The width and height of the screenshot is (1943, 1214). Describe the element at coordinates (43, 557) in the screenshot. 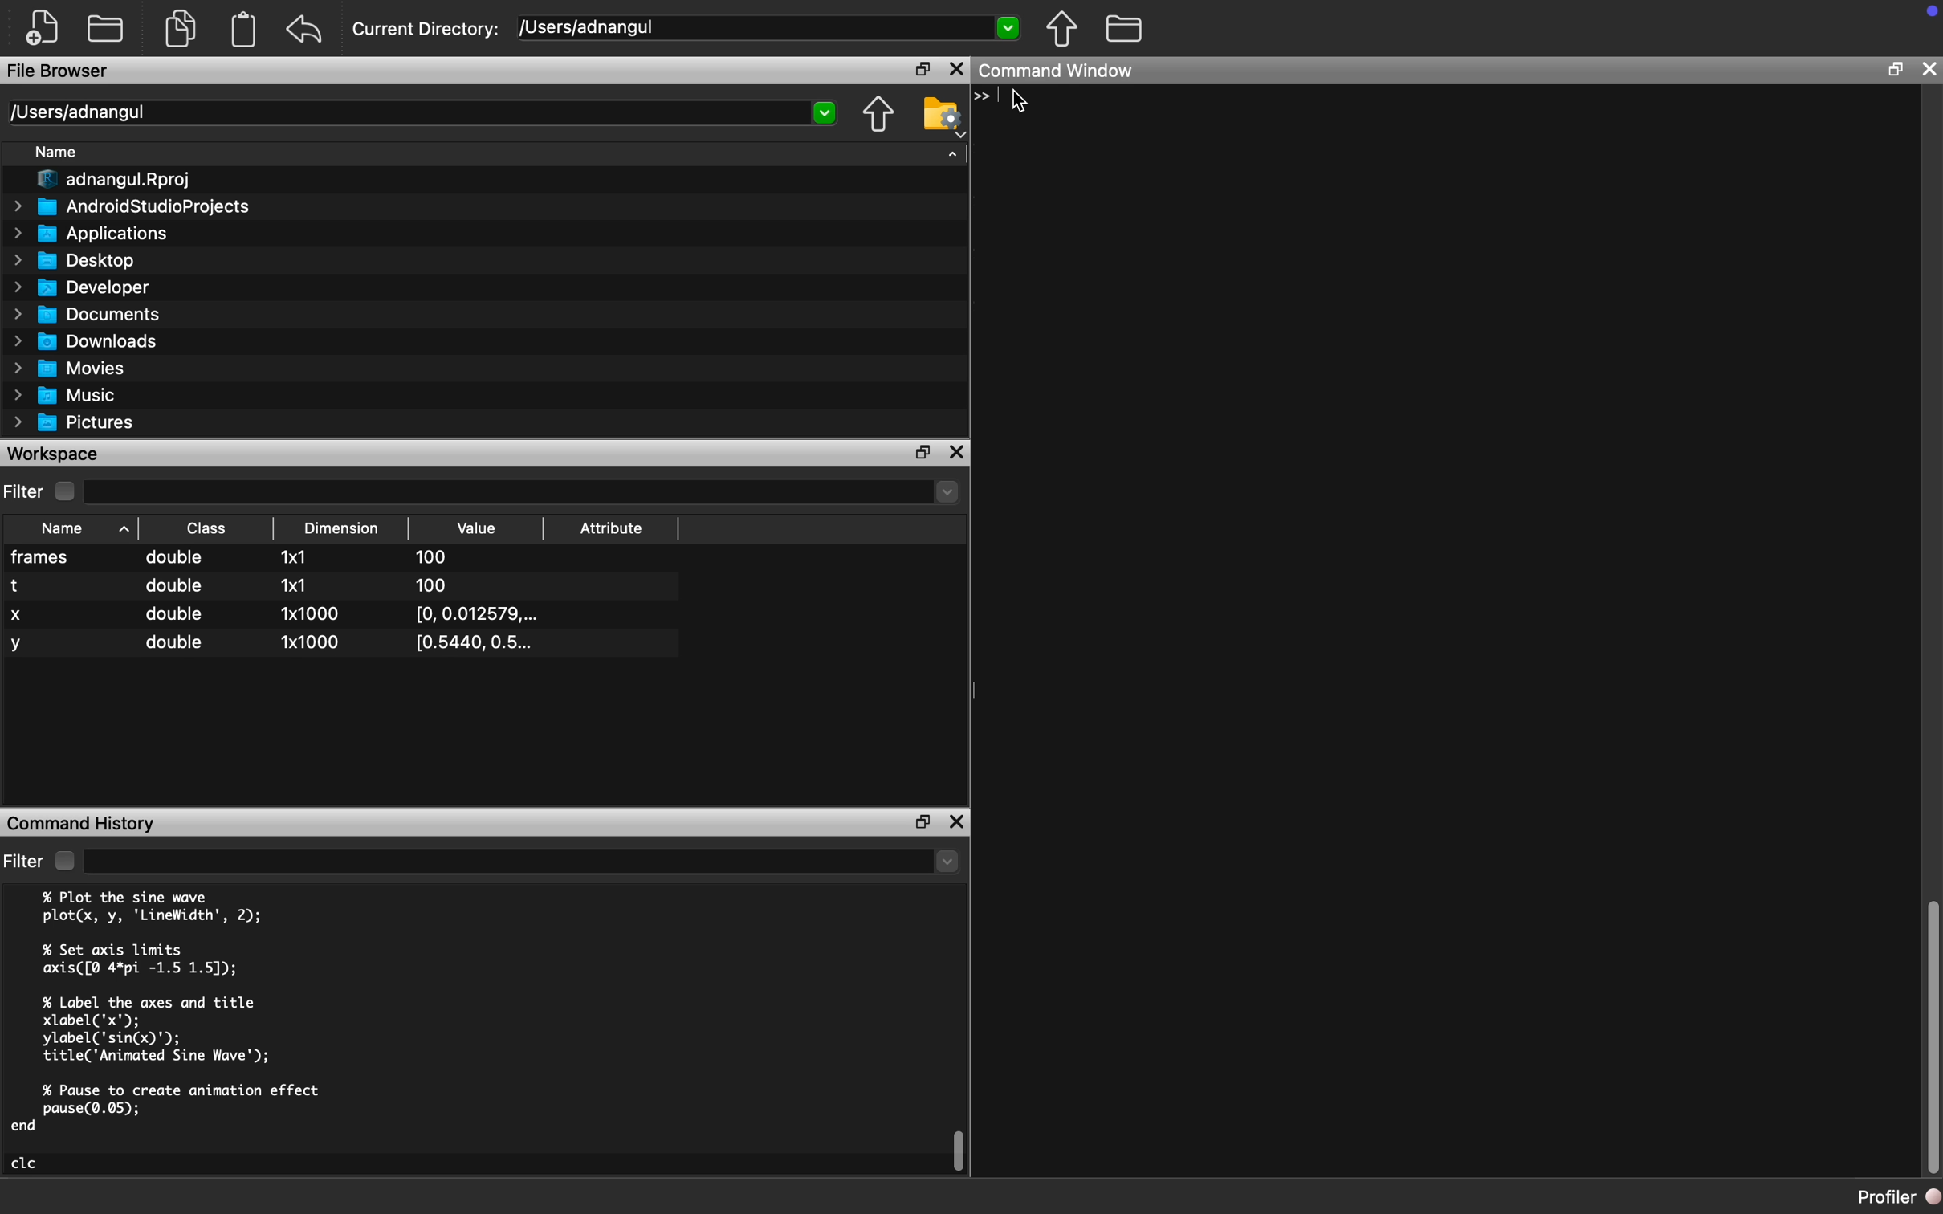

I see `frames` at that location.